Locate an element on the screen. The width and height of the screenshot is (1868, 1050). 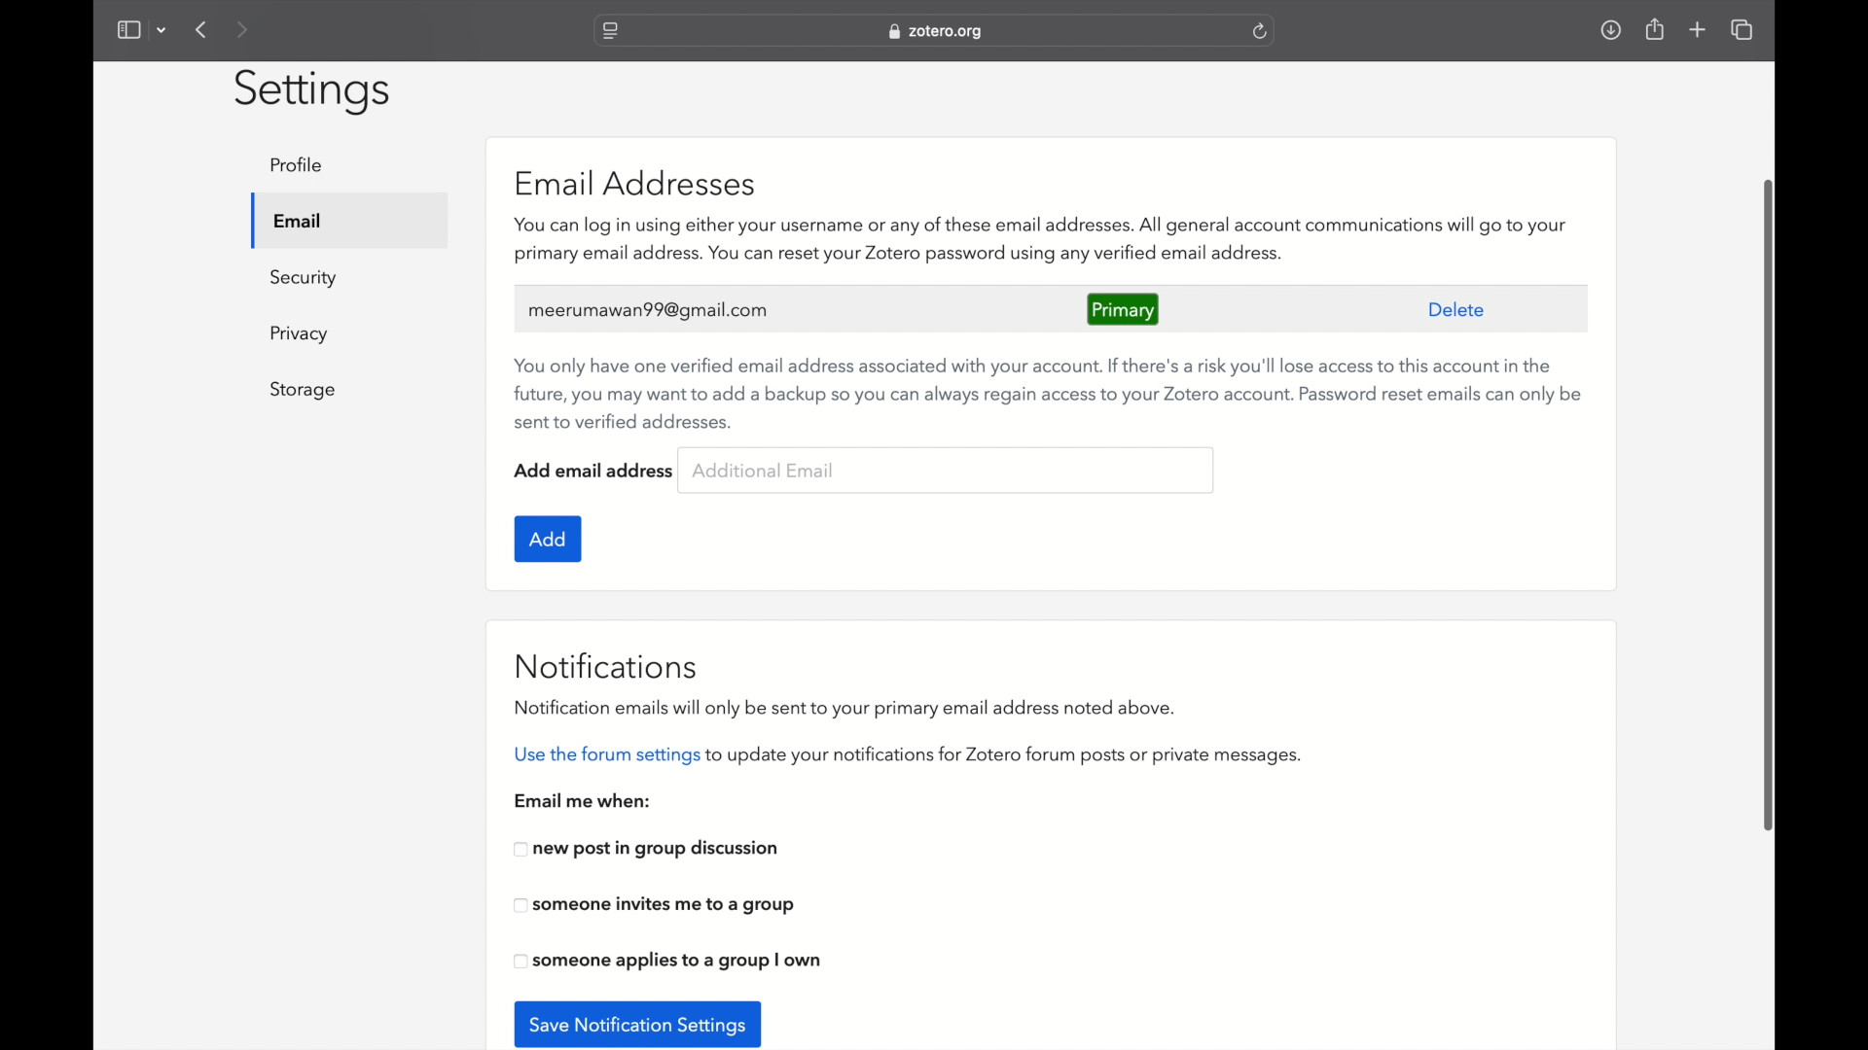
dropdown is located at coordinates (162, 31).